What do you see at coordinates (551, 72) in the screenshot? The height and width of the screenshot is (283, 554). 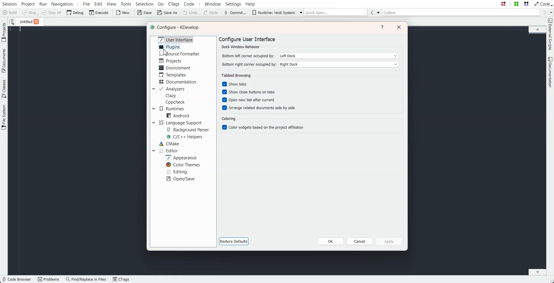 I see `Documentation` at bounding box center [551, 72].